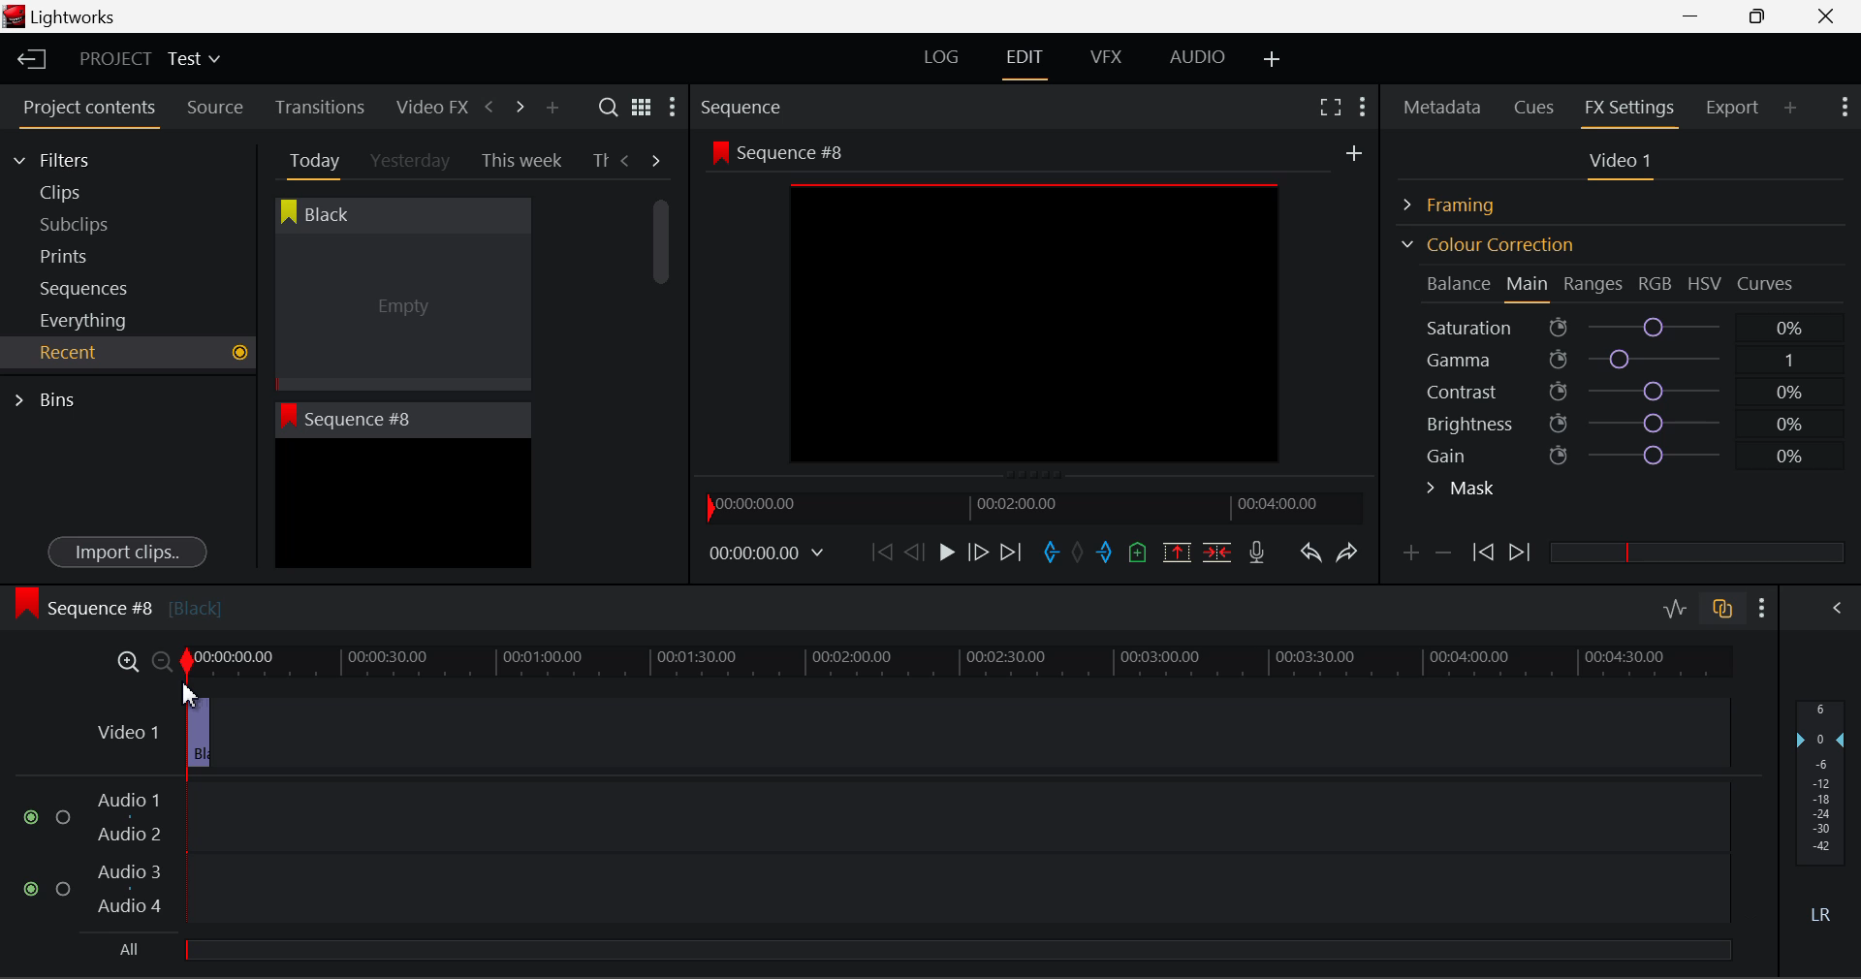 This screenshot has width=1861, height=979. What do you see at coordinates (51, 397) in the screenshot?
I see `Bins` at bounding box center [51, 397].